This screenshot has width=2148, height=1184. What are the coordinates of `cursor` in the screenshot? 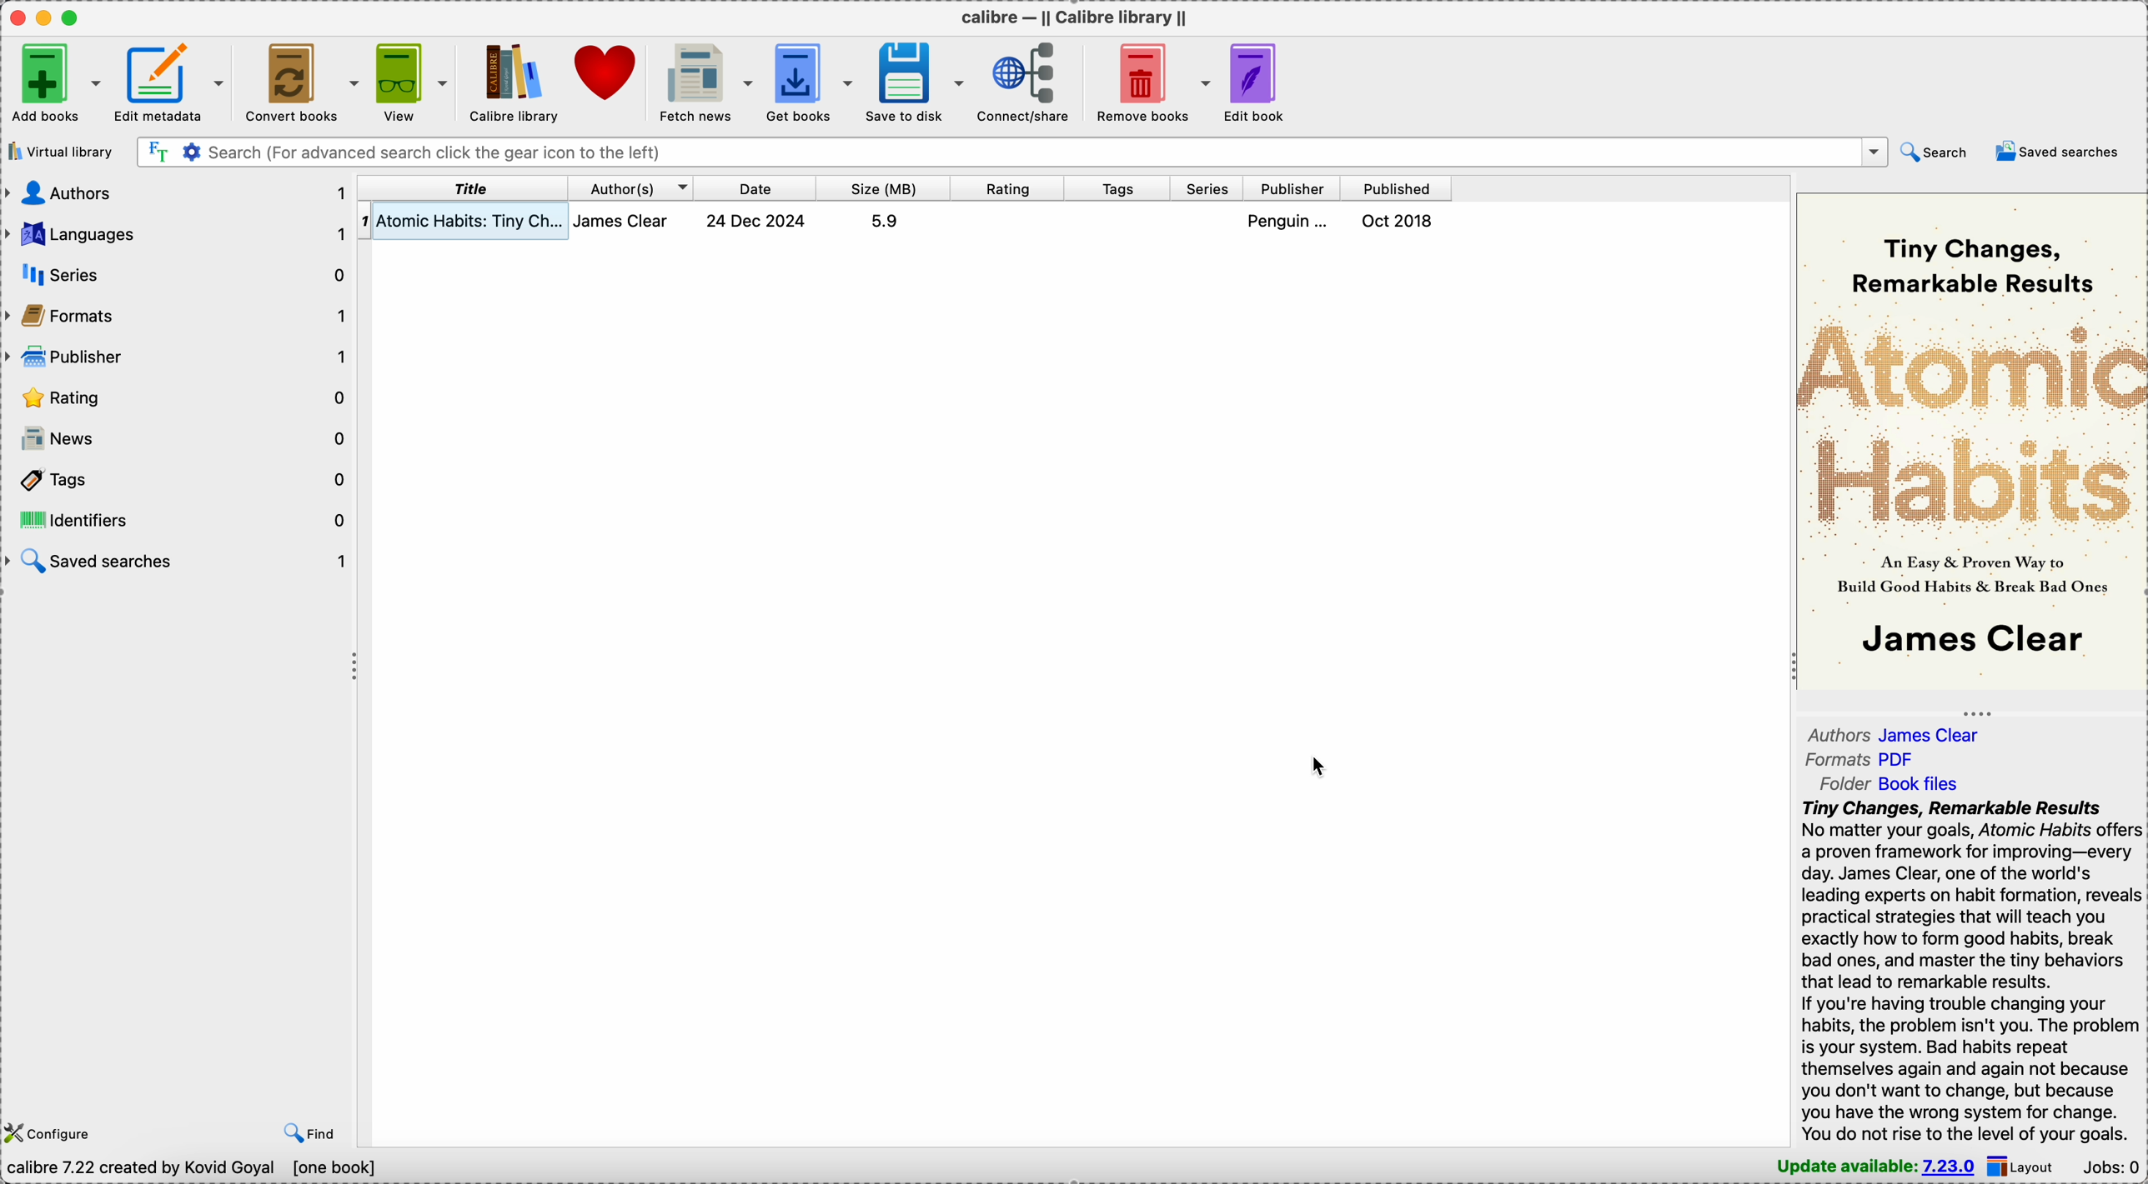 It's located at (2015, 157).